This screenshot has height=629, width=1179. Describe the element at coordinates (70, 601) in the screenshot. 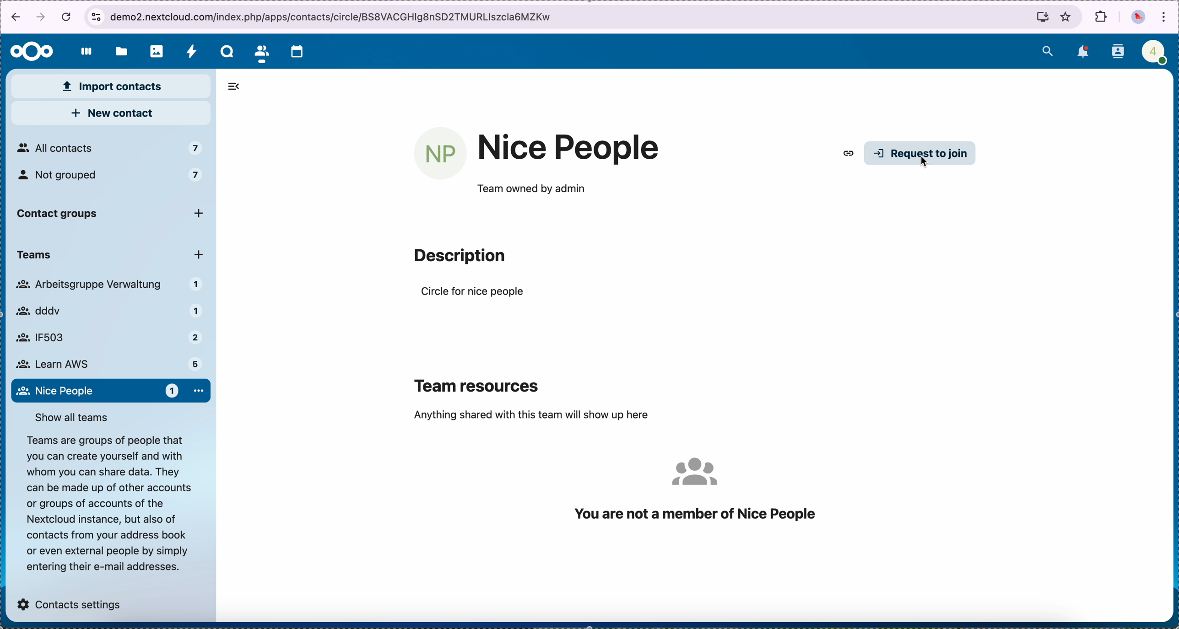

I see `contacts settings` at that location.